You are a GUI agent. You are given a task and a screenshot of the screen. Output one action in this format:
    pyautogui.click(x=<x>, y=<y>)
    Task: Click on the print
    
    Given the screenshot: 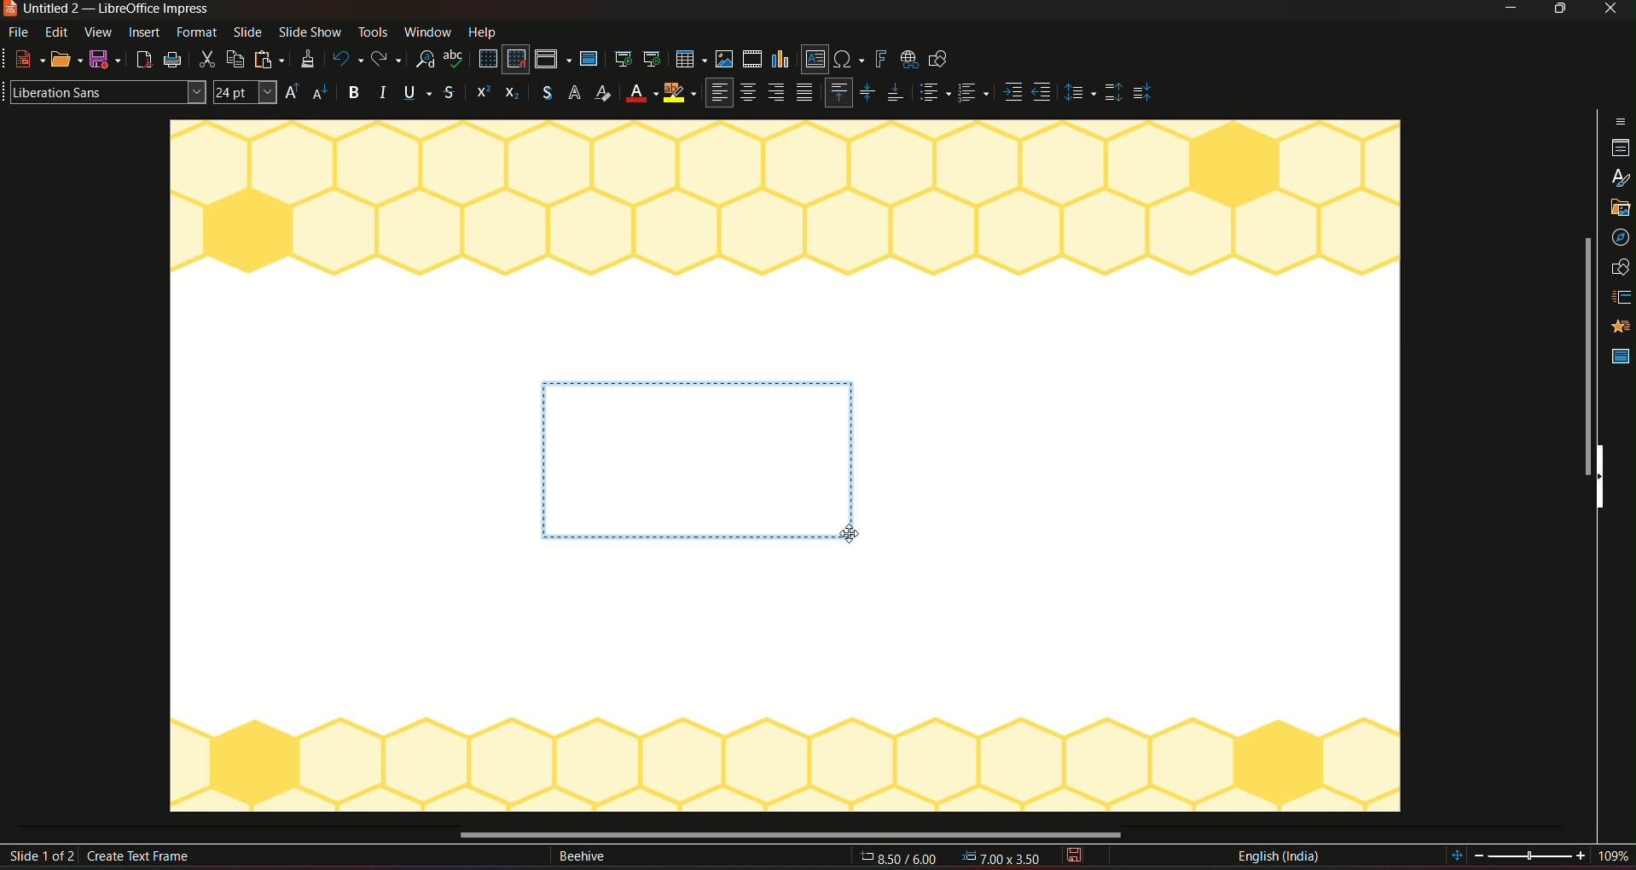 What is the action you would take?
    pyautogui.click(x=175, y=61)
    